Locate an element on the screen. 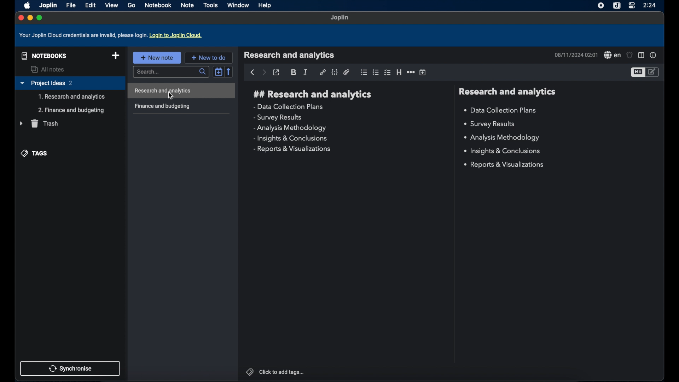 The height and width of the screenshot is (382, 679). notebooks is located at coordinates (42, 55).